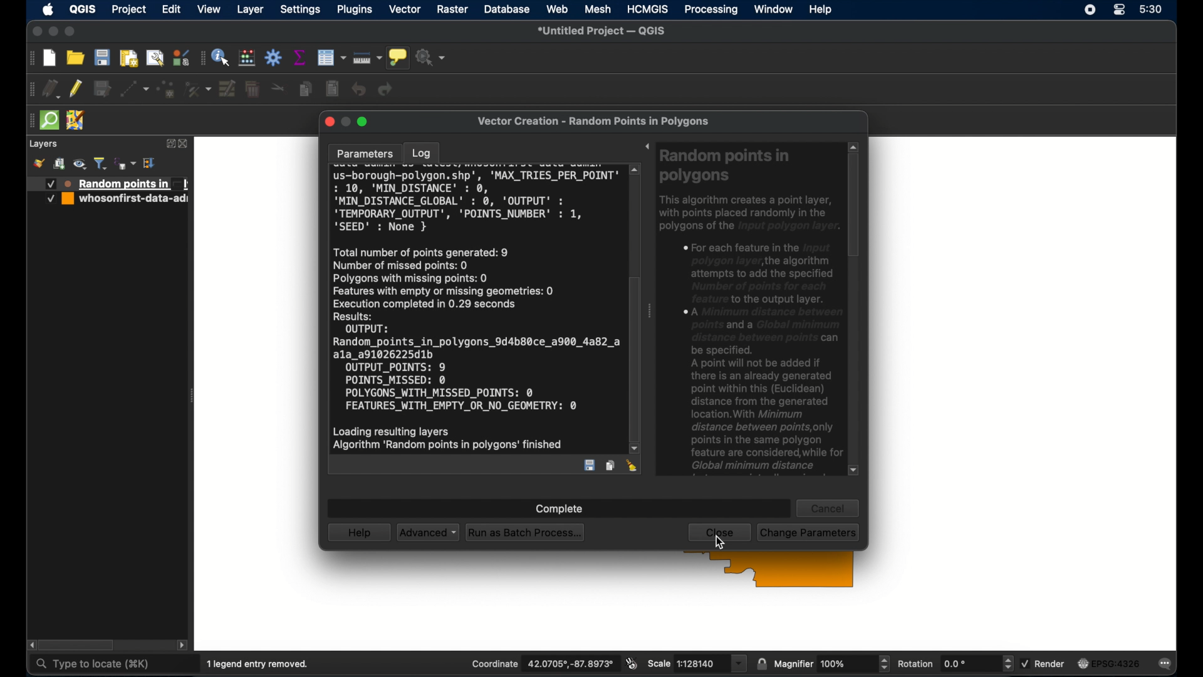 The height and width of the screenshot is (677, 1203). What do you see at coordinates (333, 89) in the screenshot?
I see `paste features` at bounding box center [333, 89].